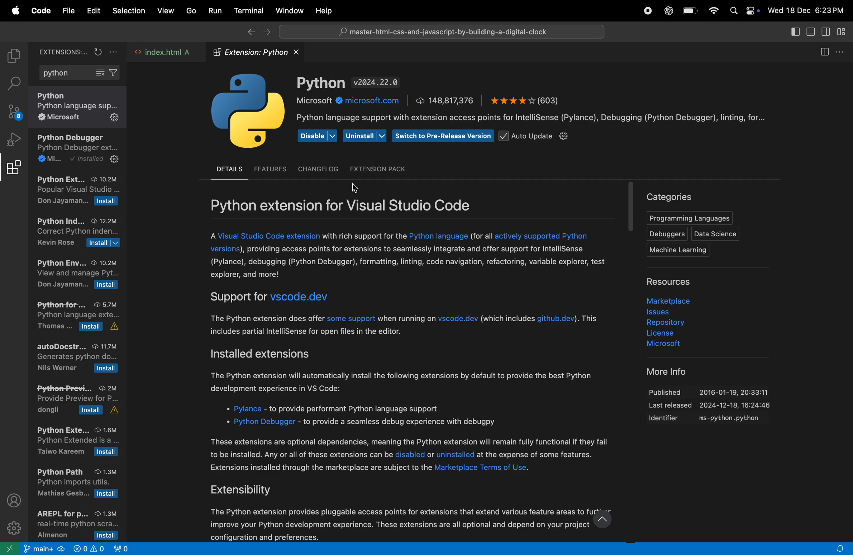 This screenshot has width=853, height=555. I want to click on Extension python, so click(259, 52).